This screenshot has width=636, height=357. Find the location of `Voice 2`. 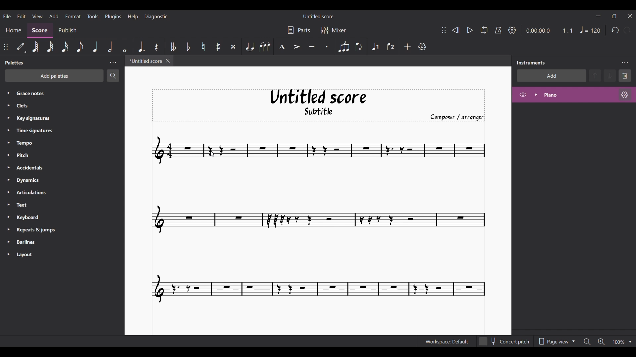

Voice 2 is located at coordinates (391, 47).